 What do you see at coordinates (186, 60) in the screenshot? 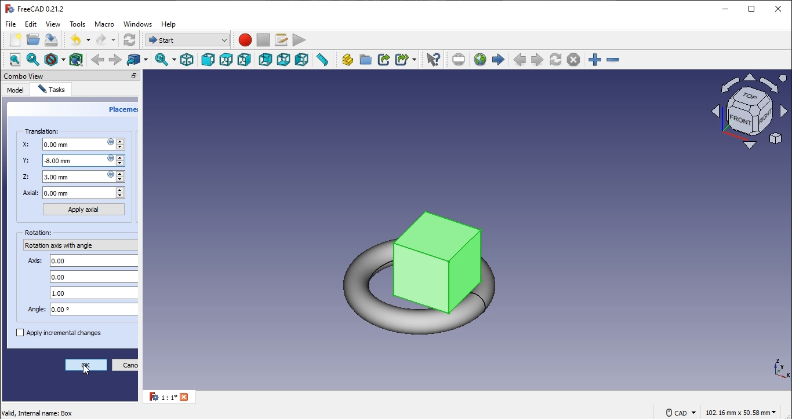
I see `isometric view` at bounding box center [186, 60].